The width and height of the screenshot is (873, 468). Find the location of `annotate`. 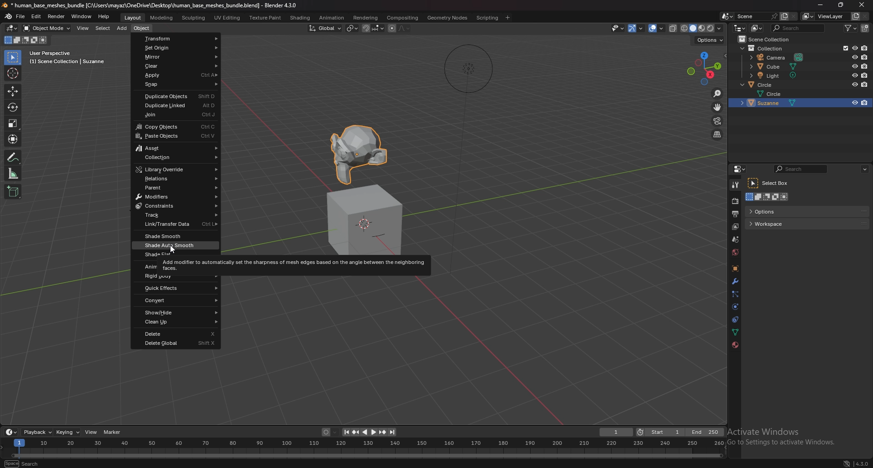

annotate is located at coordinates (14, 157).